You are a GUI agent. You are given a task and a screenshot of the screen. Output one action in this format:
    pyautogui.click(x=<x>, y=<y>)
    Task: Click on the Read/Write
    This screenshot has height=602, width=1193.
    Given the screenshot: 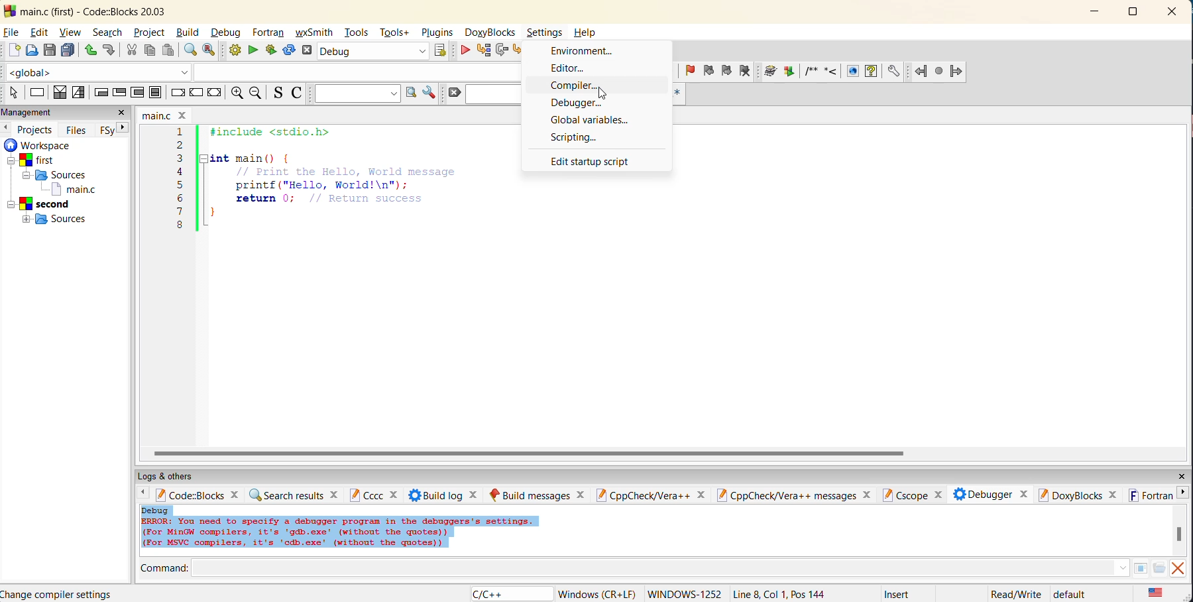 What is the action you would take?
    pyautogui.click(x=1015, y=593)
    